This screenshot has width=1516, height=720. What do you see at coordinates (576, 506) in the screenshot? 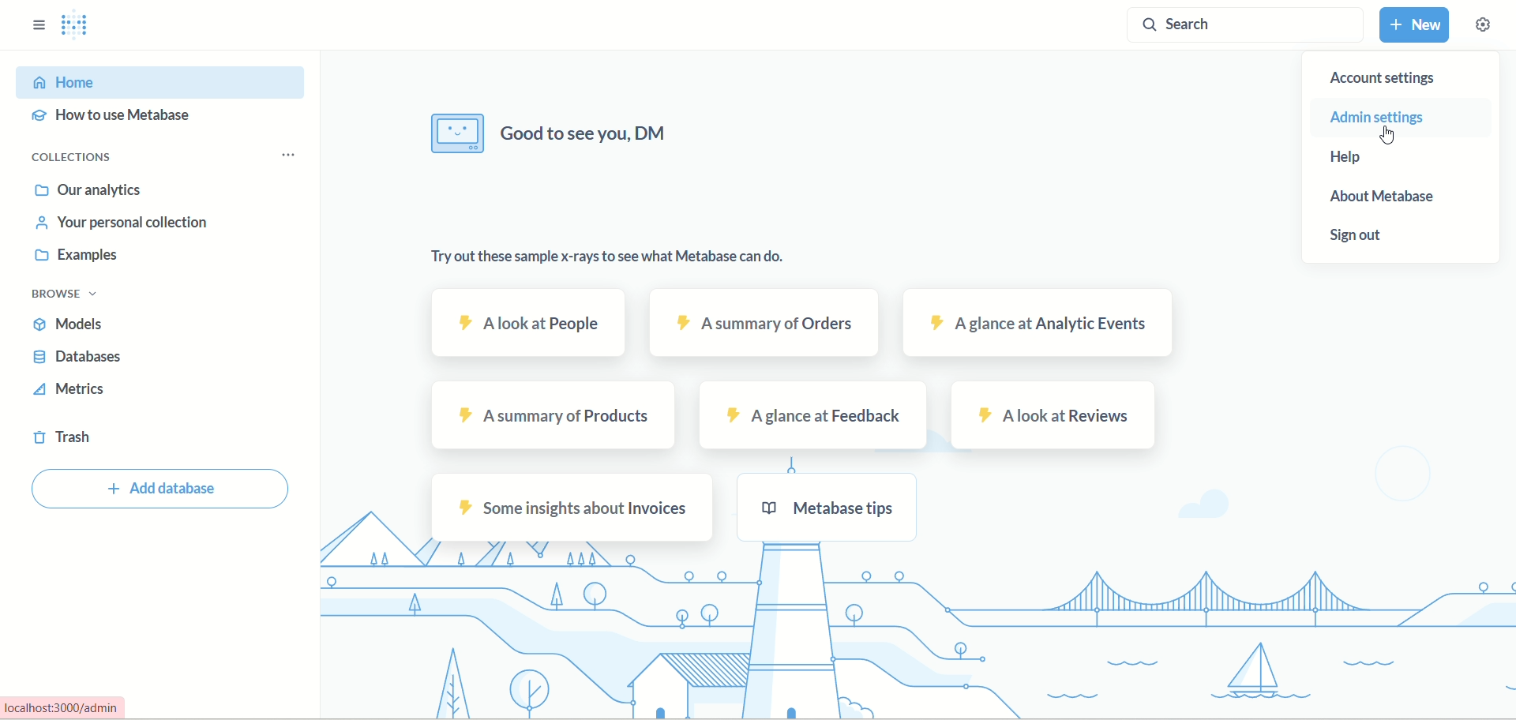
I see `invoices` at bounding box center [576, 506].